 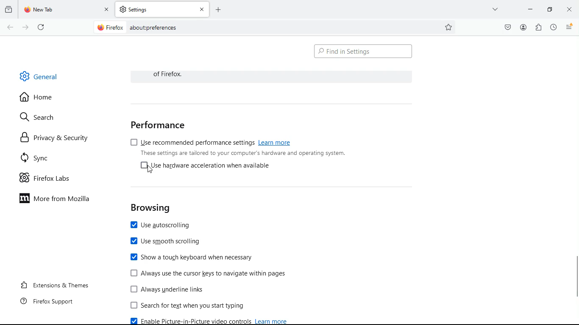 I want to click on enable picture-in-picture video control learn more, so click(x=212, y=320).